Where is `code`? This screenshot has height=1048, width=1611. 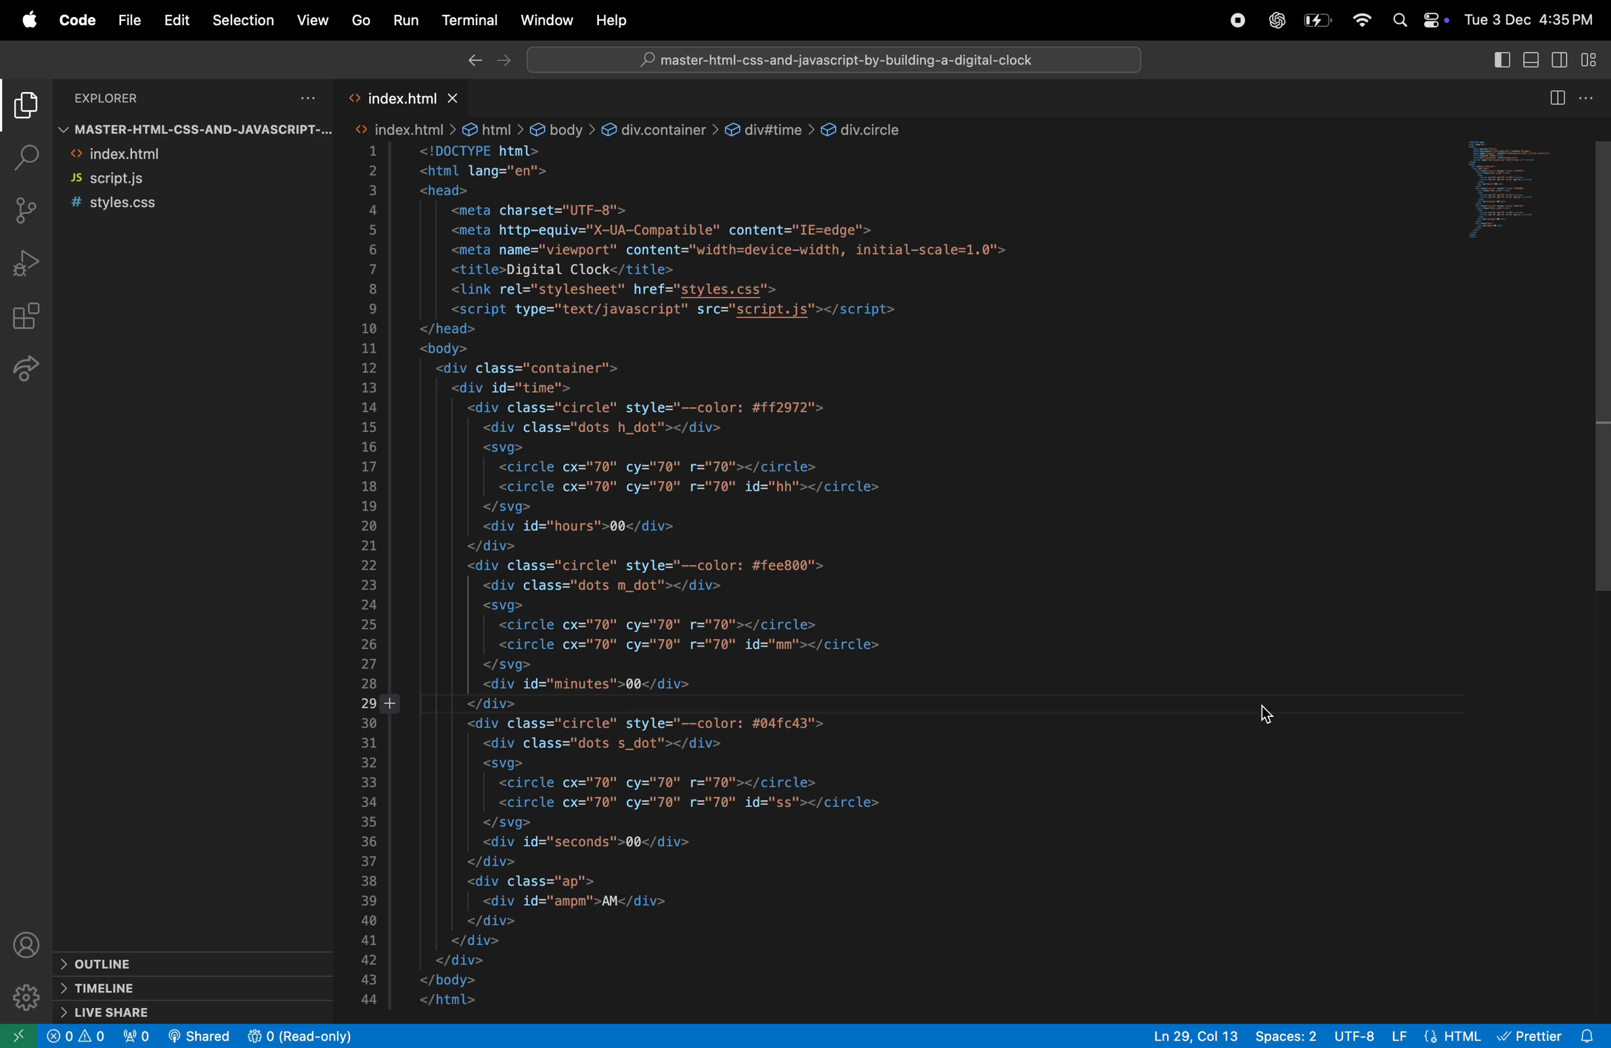
code is located at coordinates (74, 19).